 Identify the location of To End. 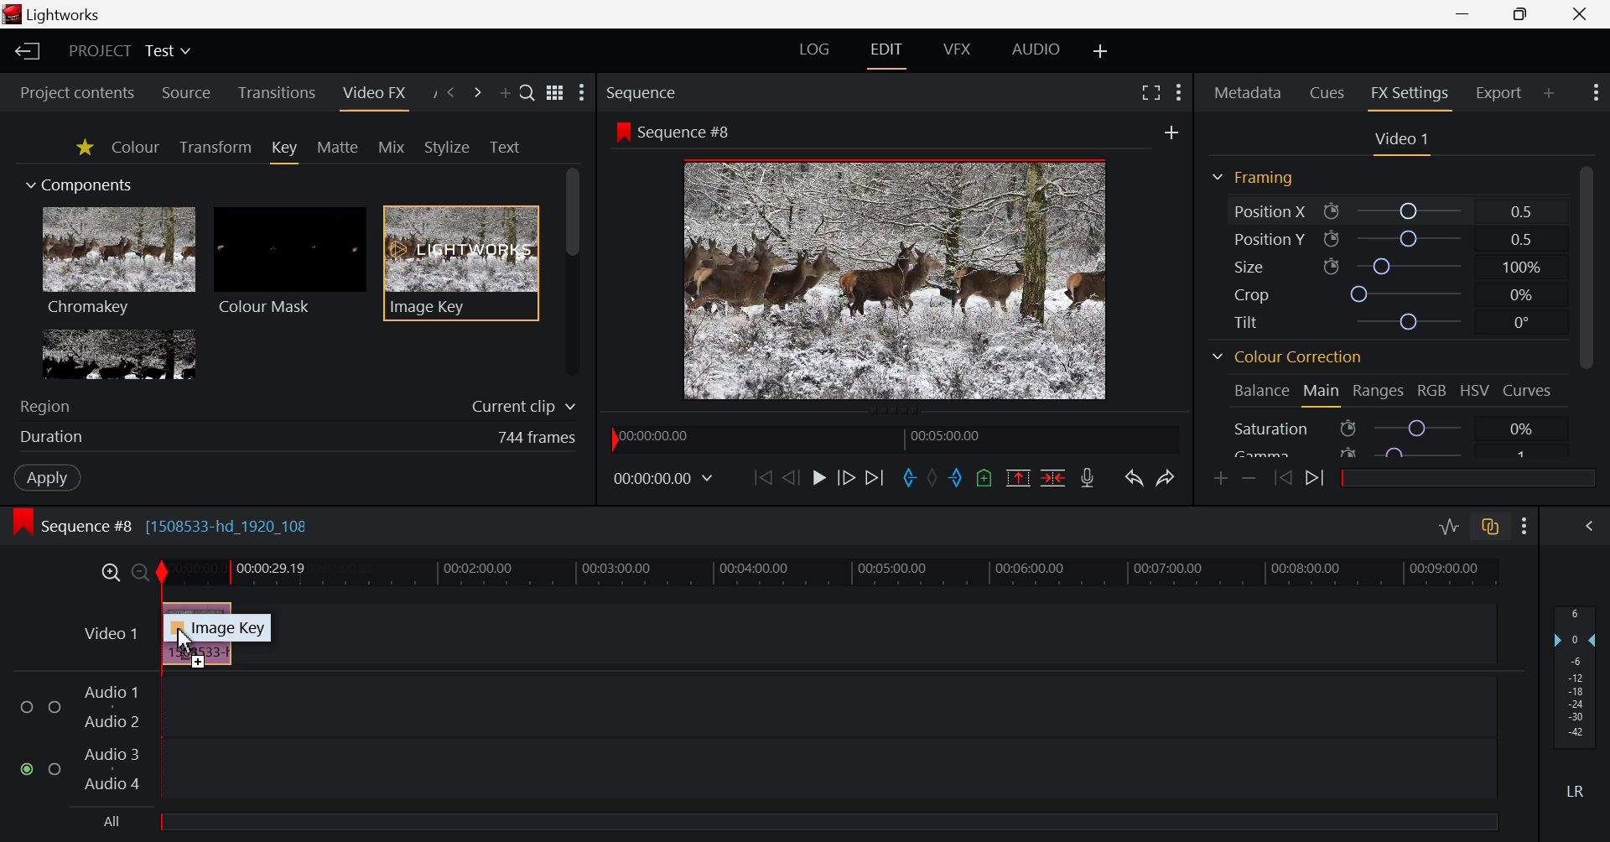
(877, 477).